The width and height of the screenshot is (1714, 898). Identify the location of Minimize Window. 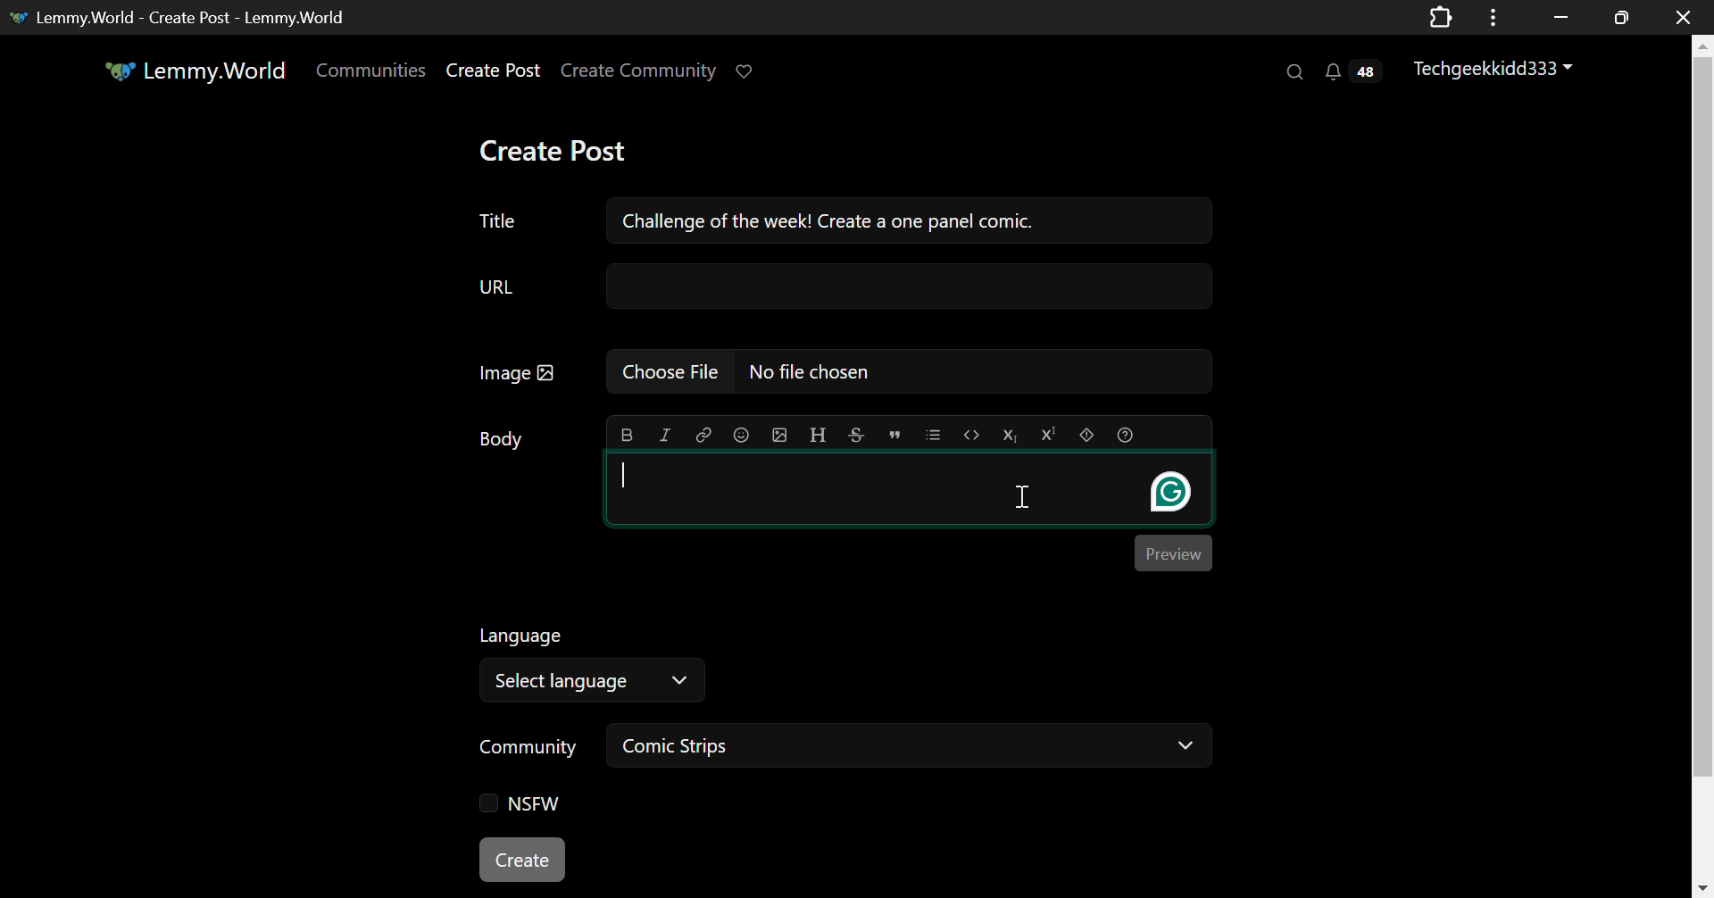
(1623, 17).